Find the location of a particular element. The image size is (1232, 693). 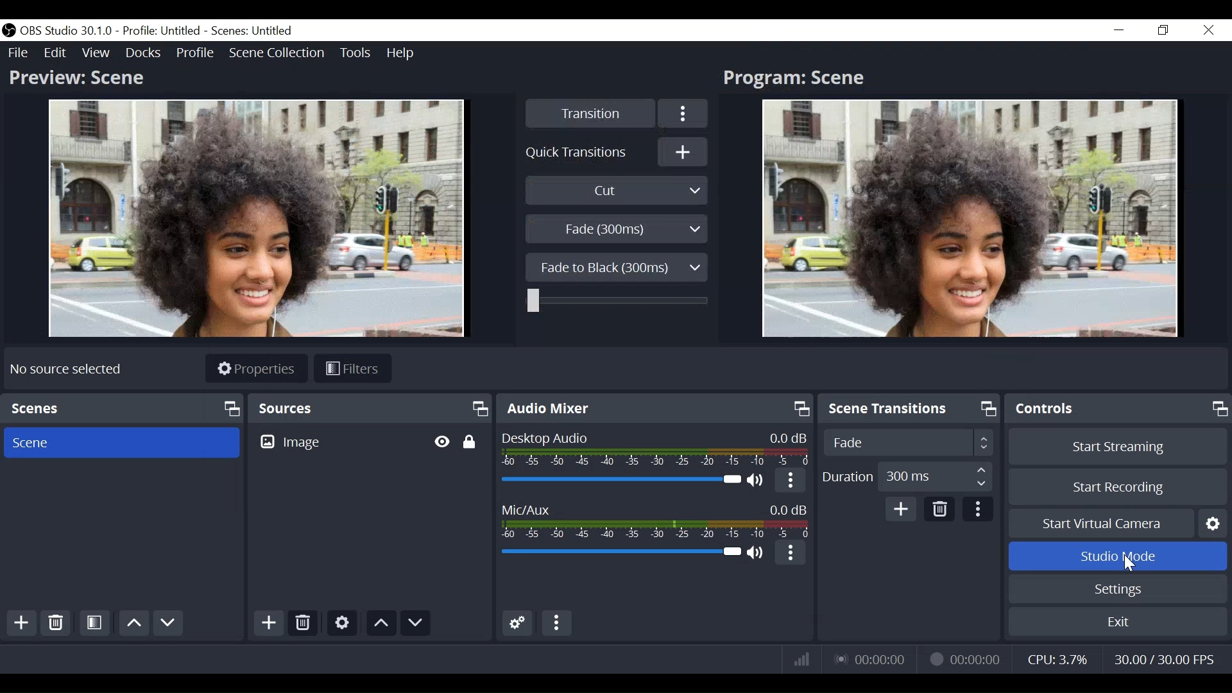

Help is located at coordinates (403, 53).